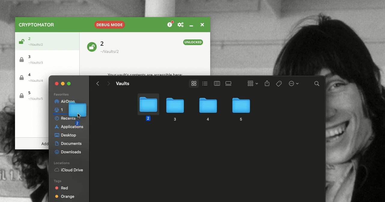 Image resolution: width=385 pixels, height=202 pixels. What do you see at coordinates (63, 83) in the screenshot?
I see `Minimize` at bounding box center [63, 83].